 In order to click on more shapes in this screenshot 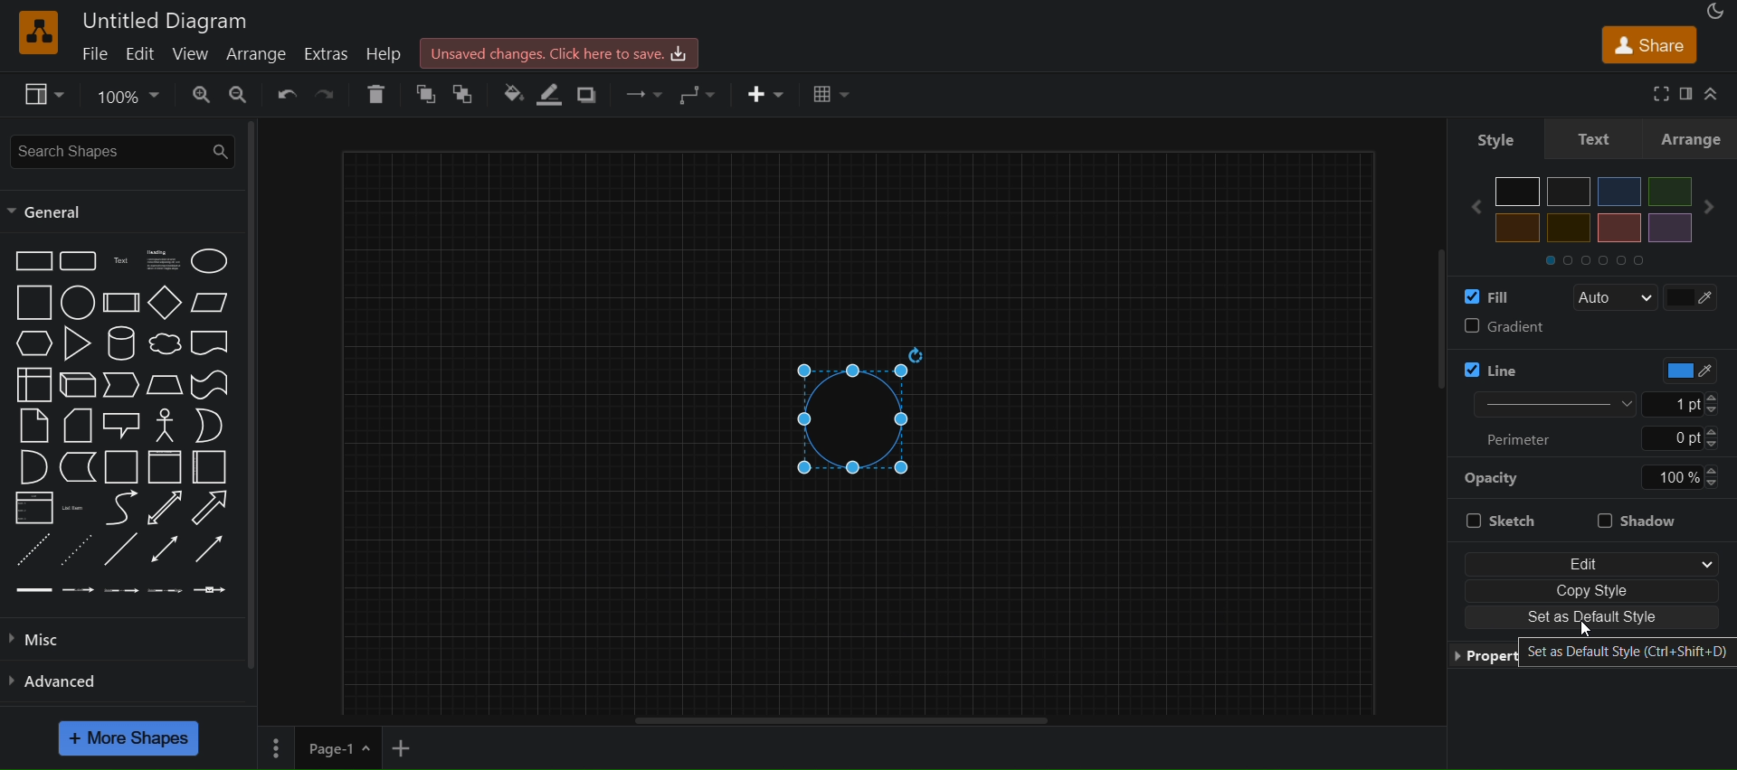, I will do `click(131, 738)`.